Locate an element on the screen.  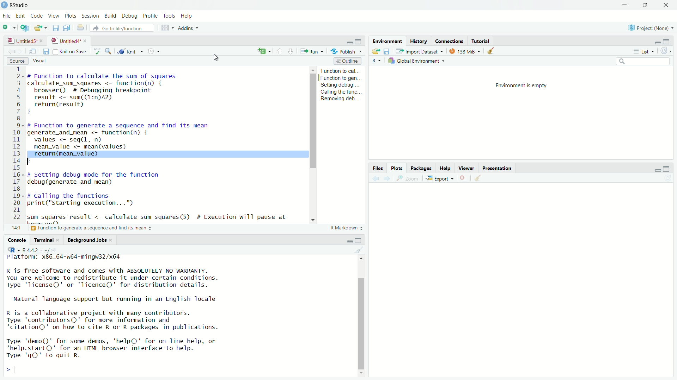
create a project is located at coordinates (24, 27).